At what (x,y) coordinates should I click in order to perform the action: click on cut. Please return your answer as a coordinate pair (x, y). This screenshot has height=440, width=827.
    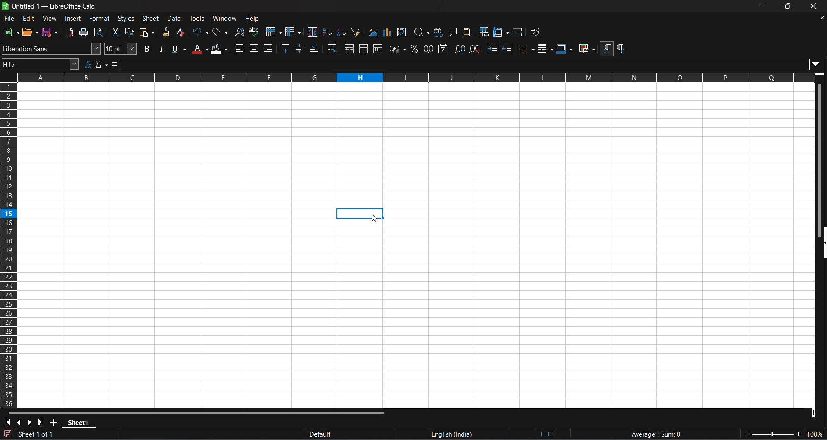
    Looking at the image, I should click on (115, 32).